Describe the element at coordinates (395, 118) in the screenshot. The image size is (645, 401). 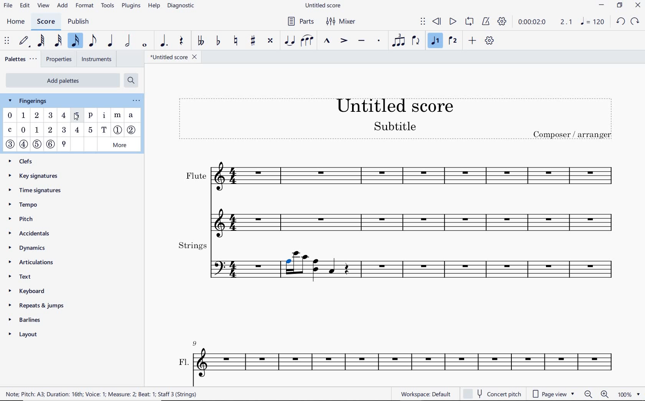
I see `title` at that location.